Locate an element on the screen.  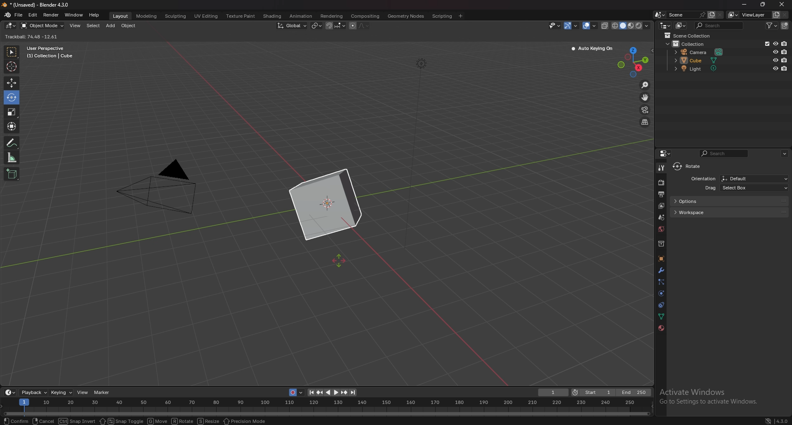
snapping is located at coordinates (336, 26).